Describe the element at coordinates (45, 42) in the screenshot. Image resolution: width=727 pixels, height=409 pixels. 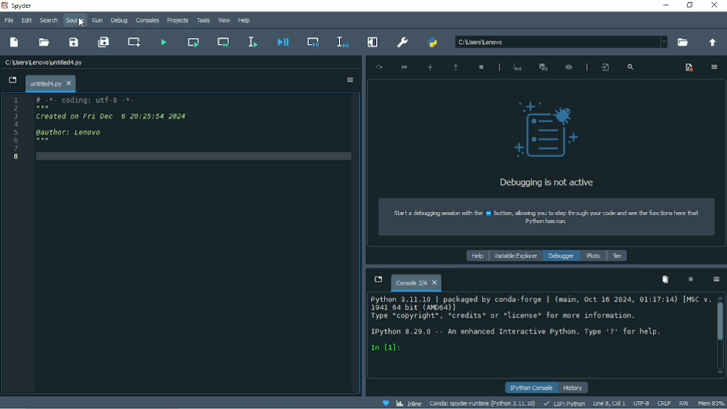
I see `Open file` at that location.